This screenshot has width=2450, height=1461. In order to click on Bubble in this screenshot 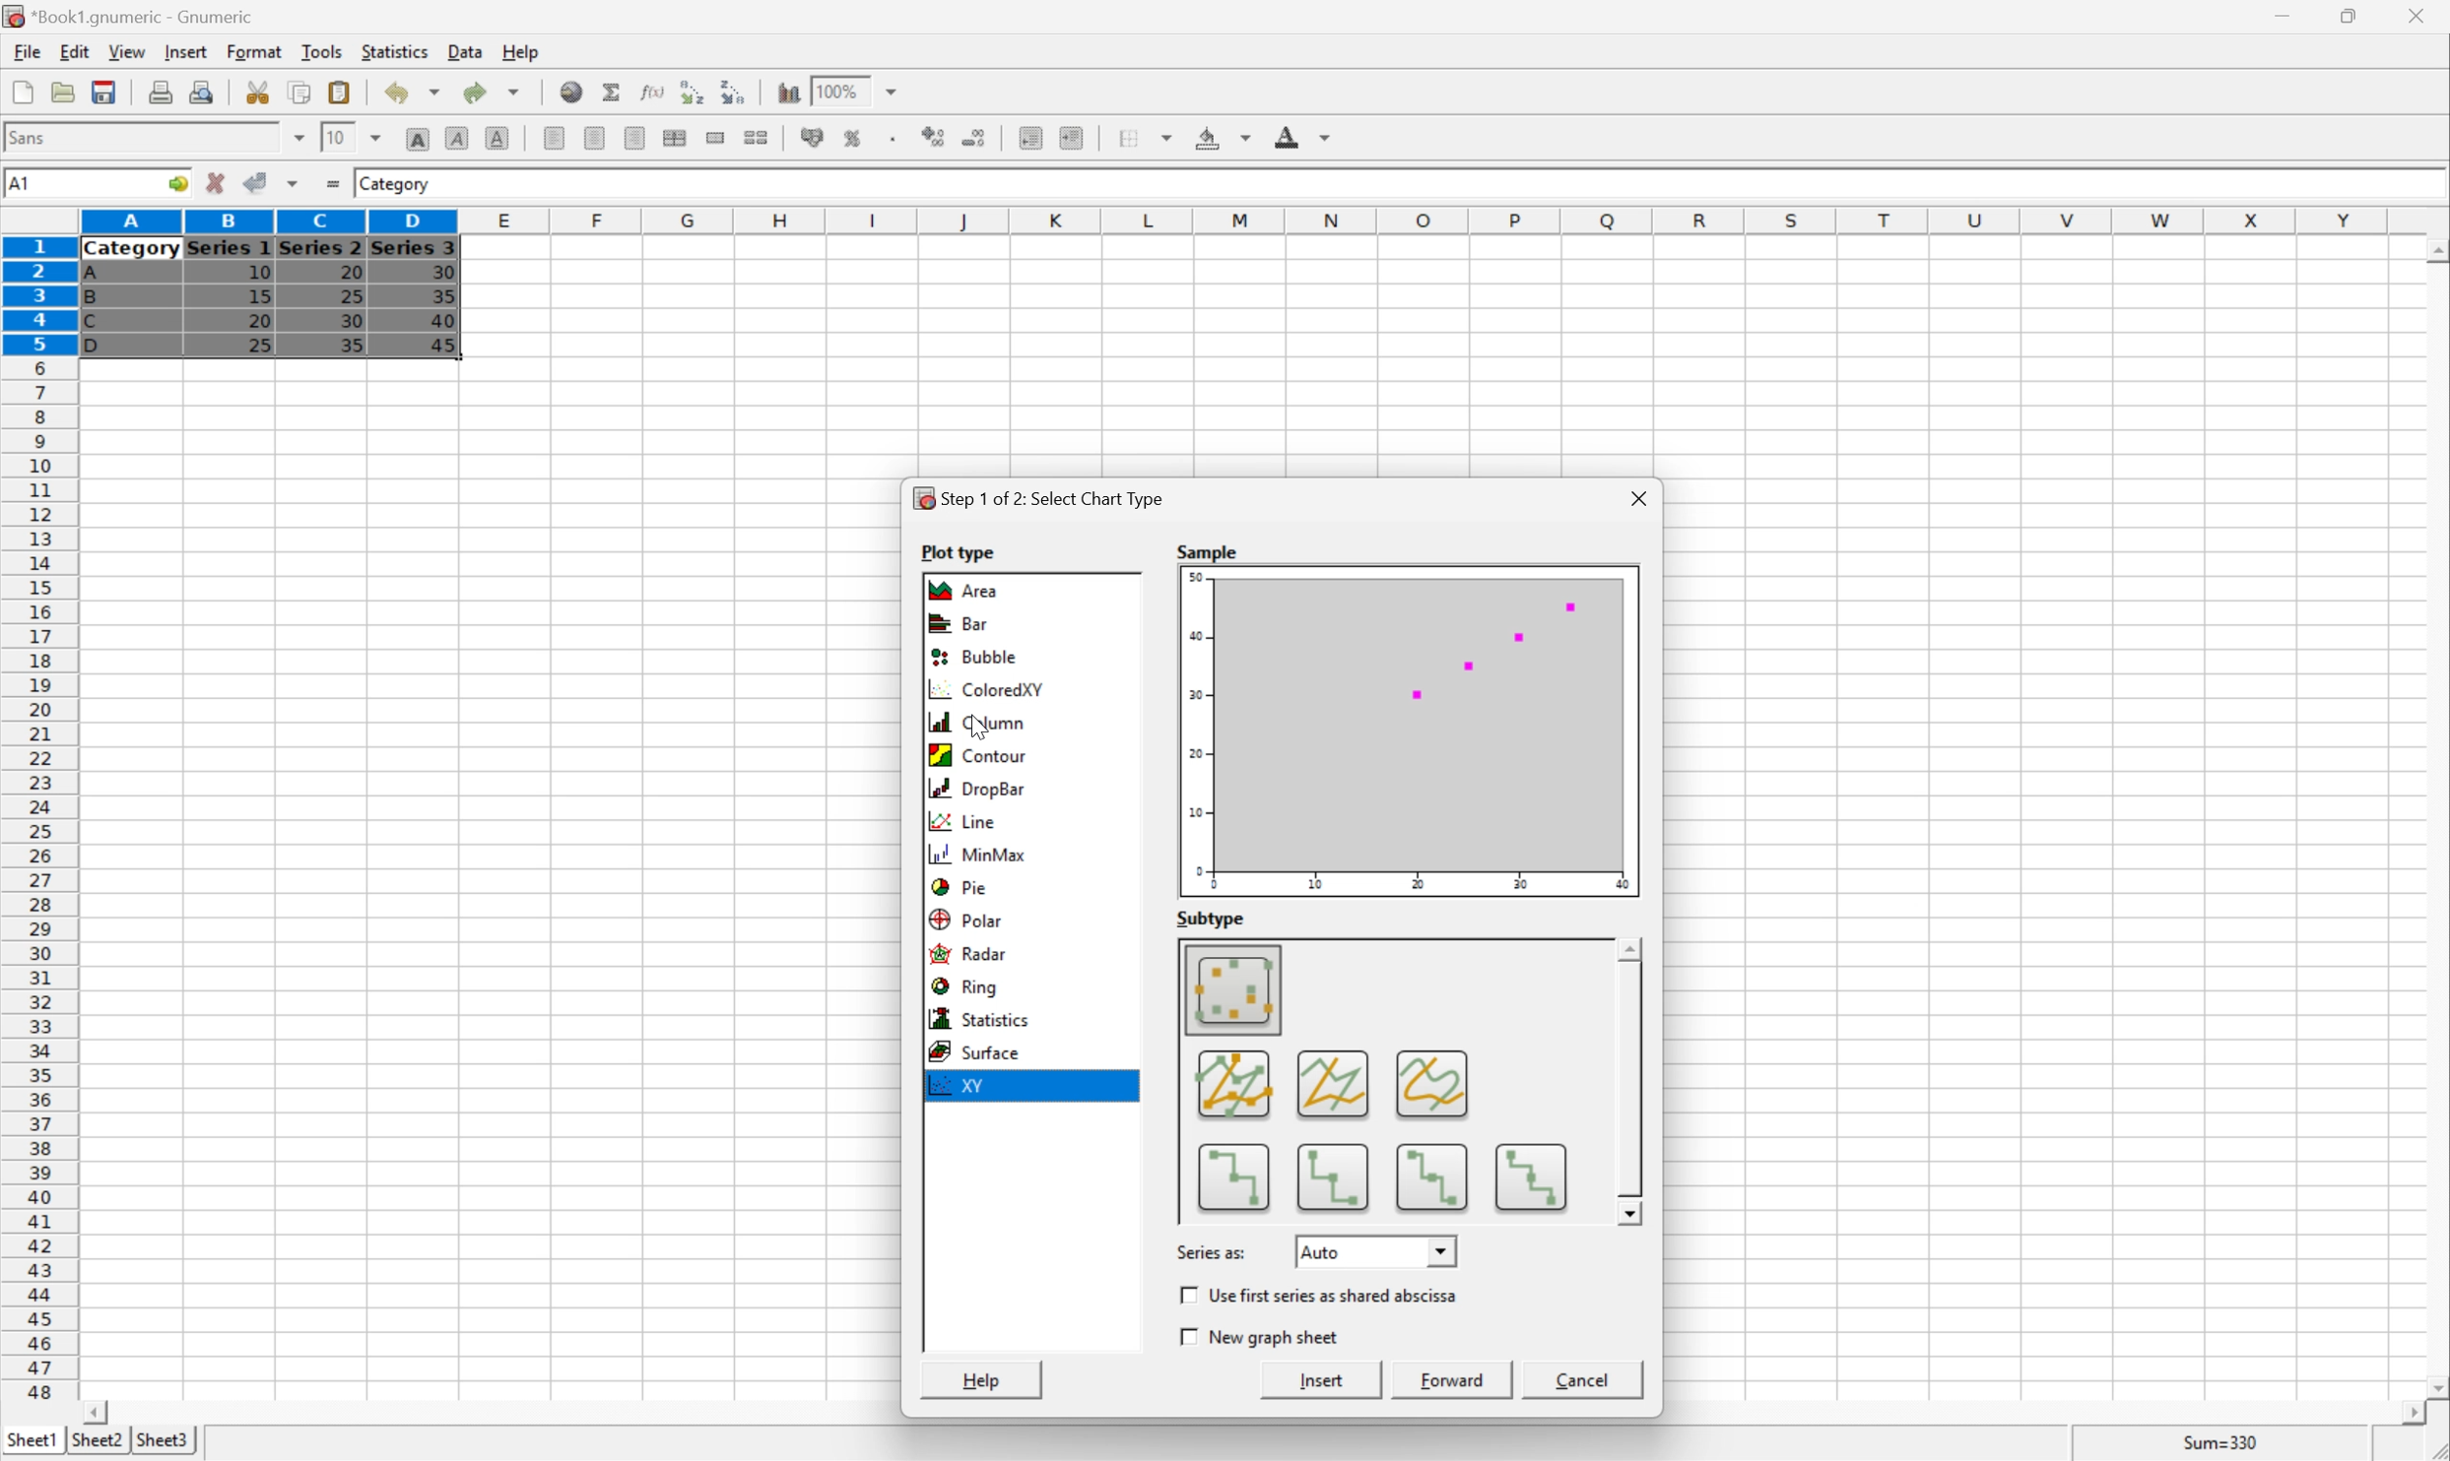, I will do `click(971, 659)`.